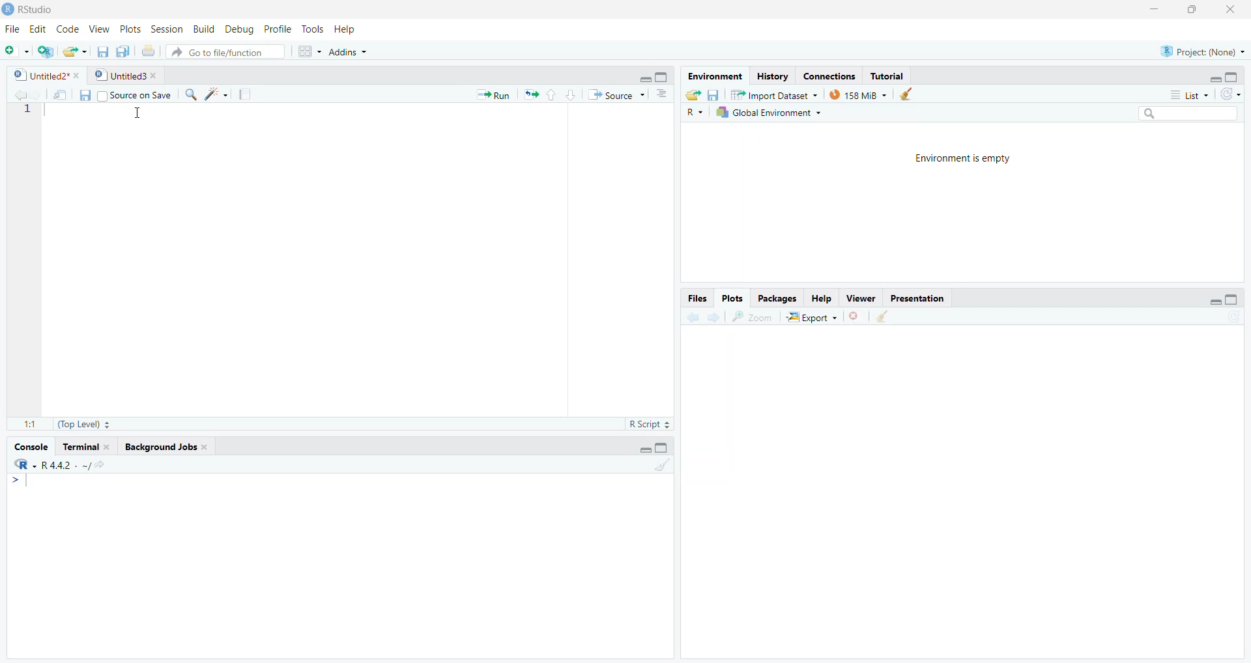  Describe the element at coordinates (1226, 76) in the screenshot. I see `minimize/maximize` at that location.